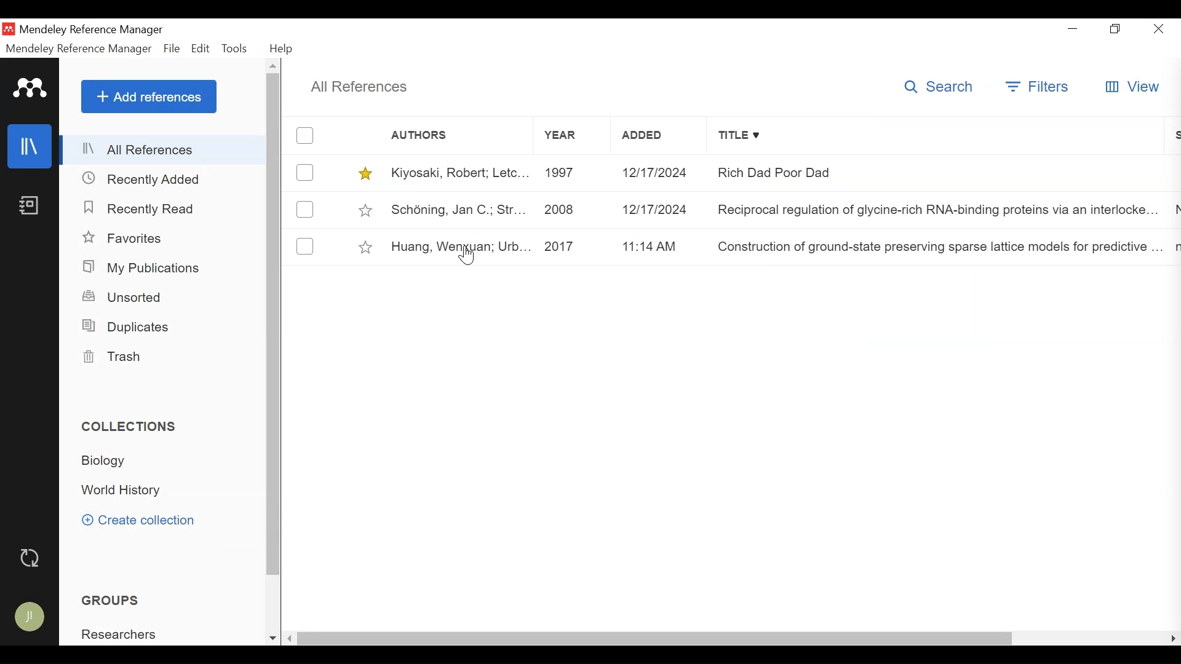 Image resolution: width=1181 pixels, height=664 pixels. Describe the element at coordinates (457, 247) in the screenshot. I see `Huang, Wenxuan; Urb...` at that location.